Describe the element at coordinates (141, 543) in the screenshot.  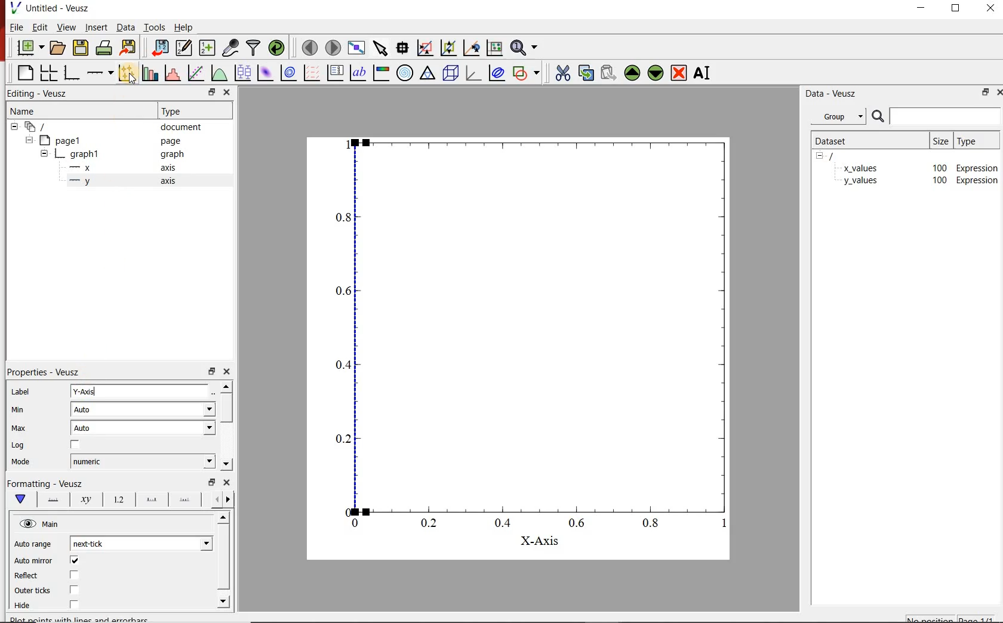
I see `next tick` at that location.